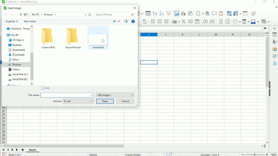 This screenshot has width=278, height=156. Describe the element at coordinates (3, 154) in the screenshot. I see `Save` at that location.